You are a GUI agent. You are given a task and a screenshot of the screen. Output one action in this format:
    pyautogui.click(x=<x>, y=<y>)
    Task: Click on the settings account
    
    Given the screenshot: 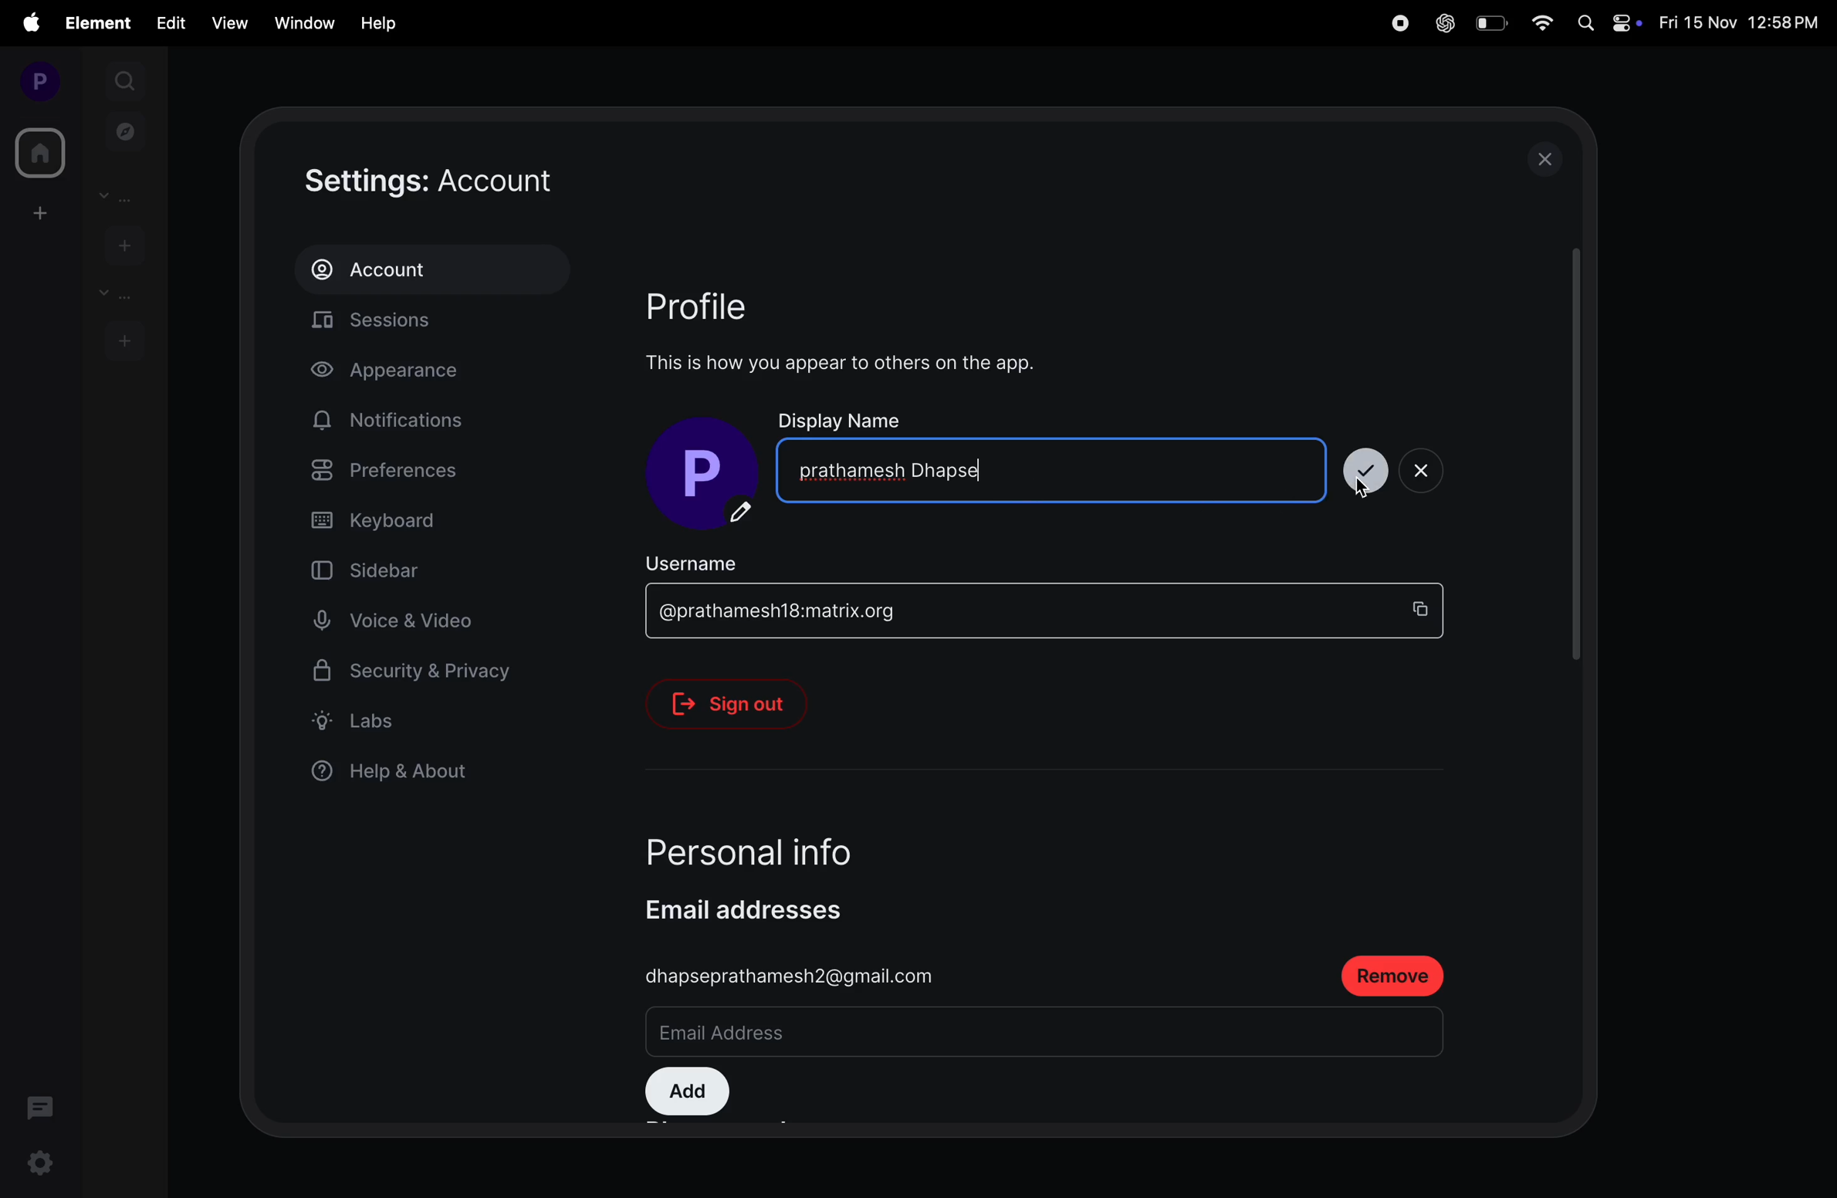 What is the action you would take?
    pyautogui.click(x=482, y=181)
    